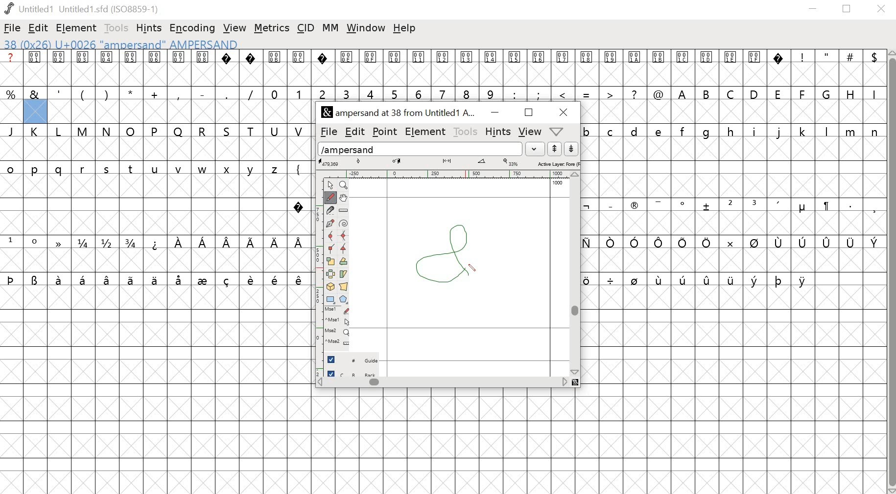 This screenshot has height=494, width=896. Describe the element at coordinates (466, 132) in the screenshot. I see `tools` at that location.